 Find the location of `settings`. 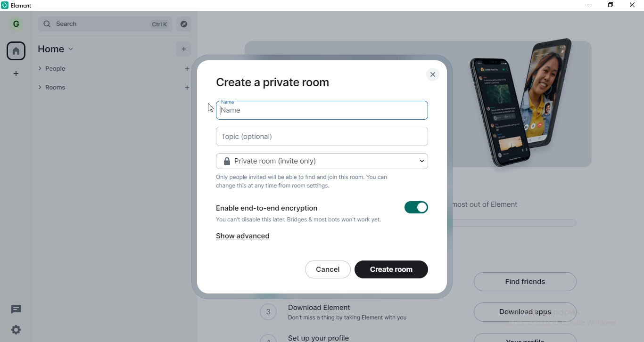

settings is located at coordinates (14, 332).